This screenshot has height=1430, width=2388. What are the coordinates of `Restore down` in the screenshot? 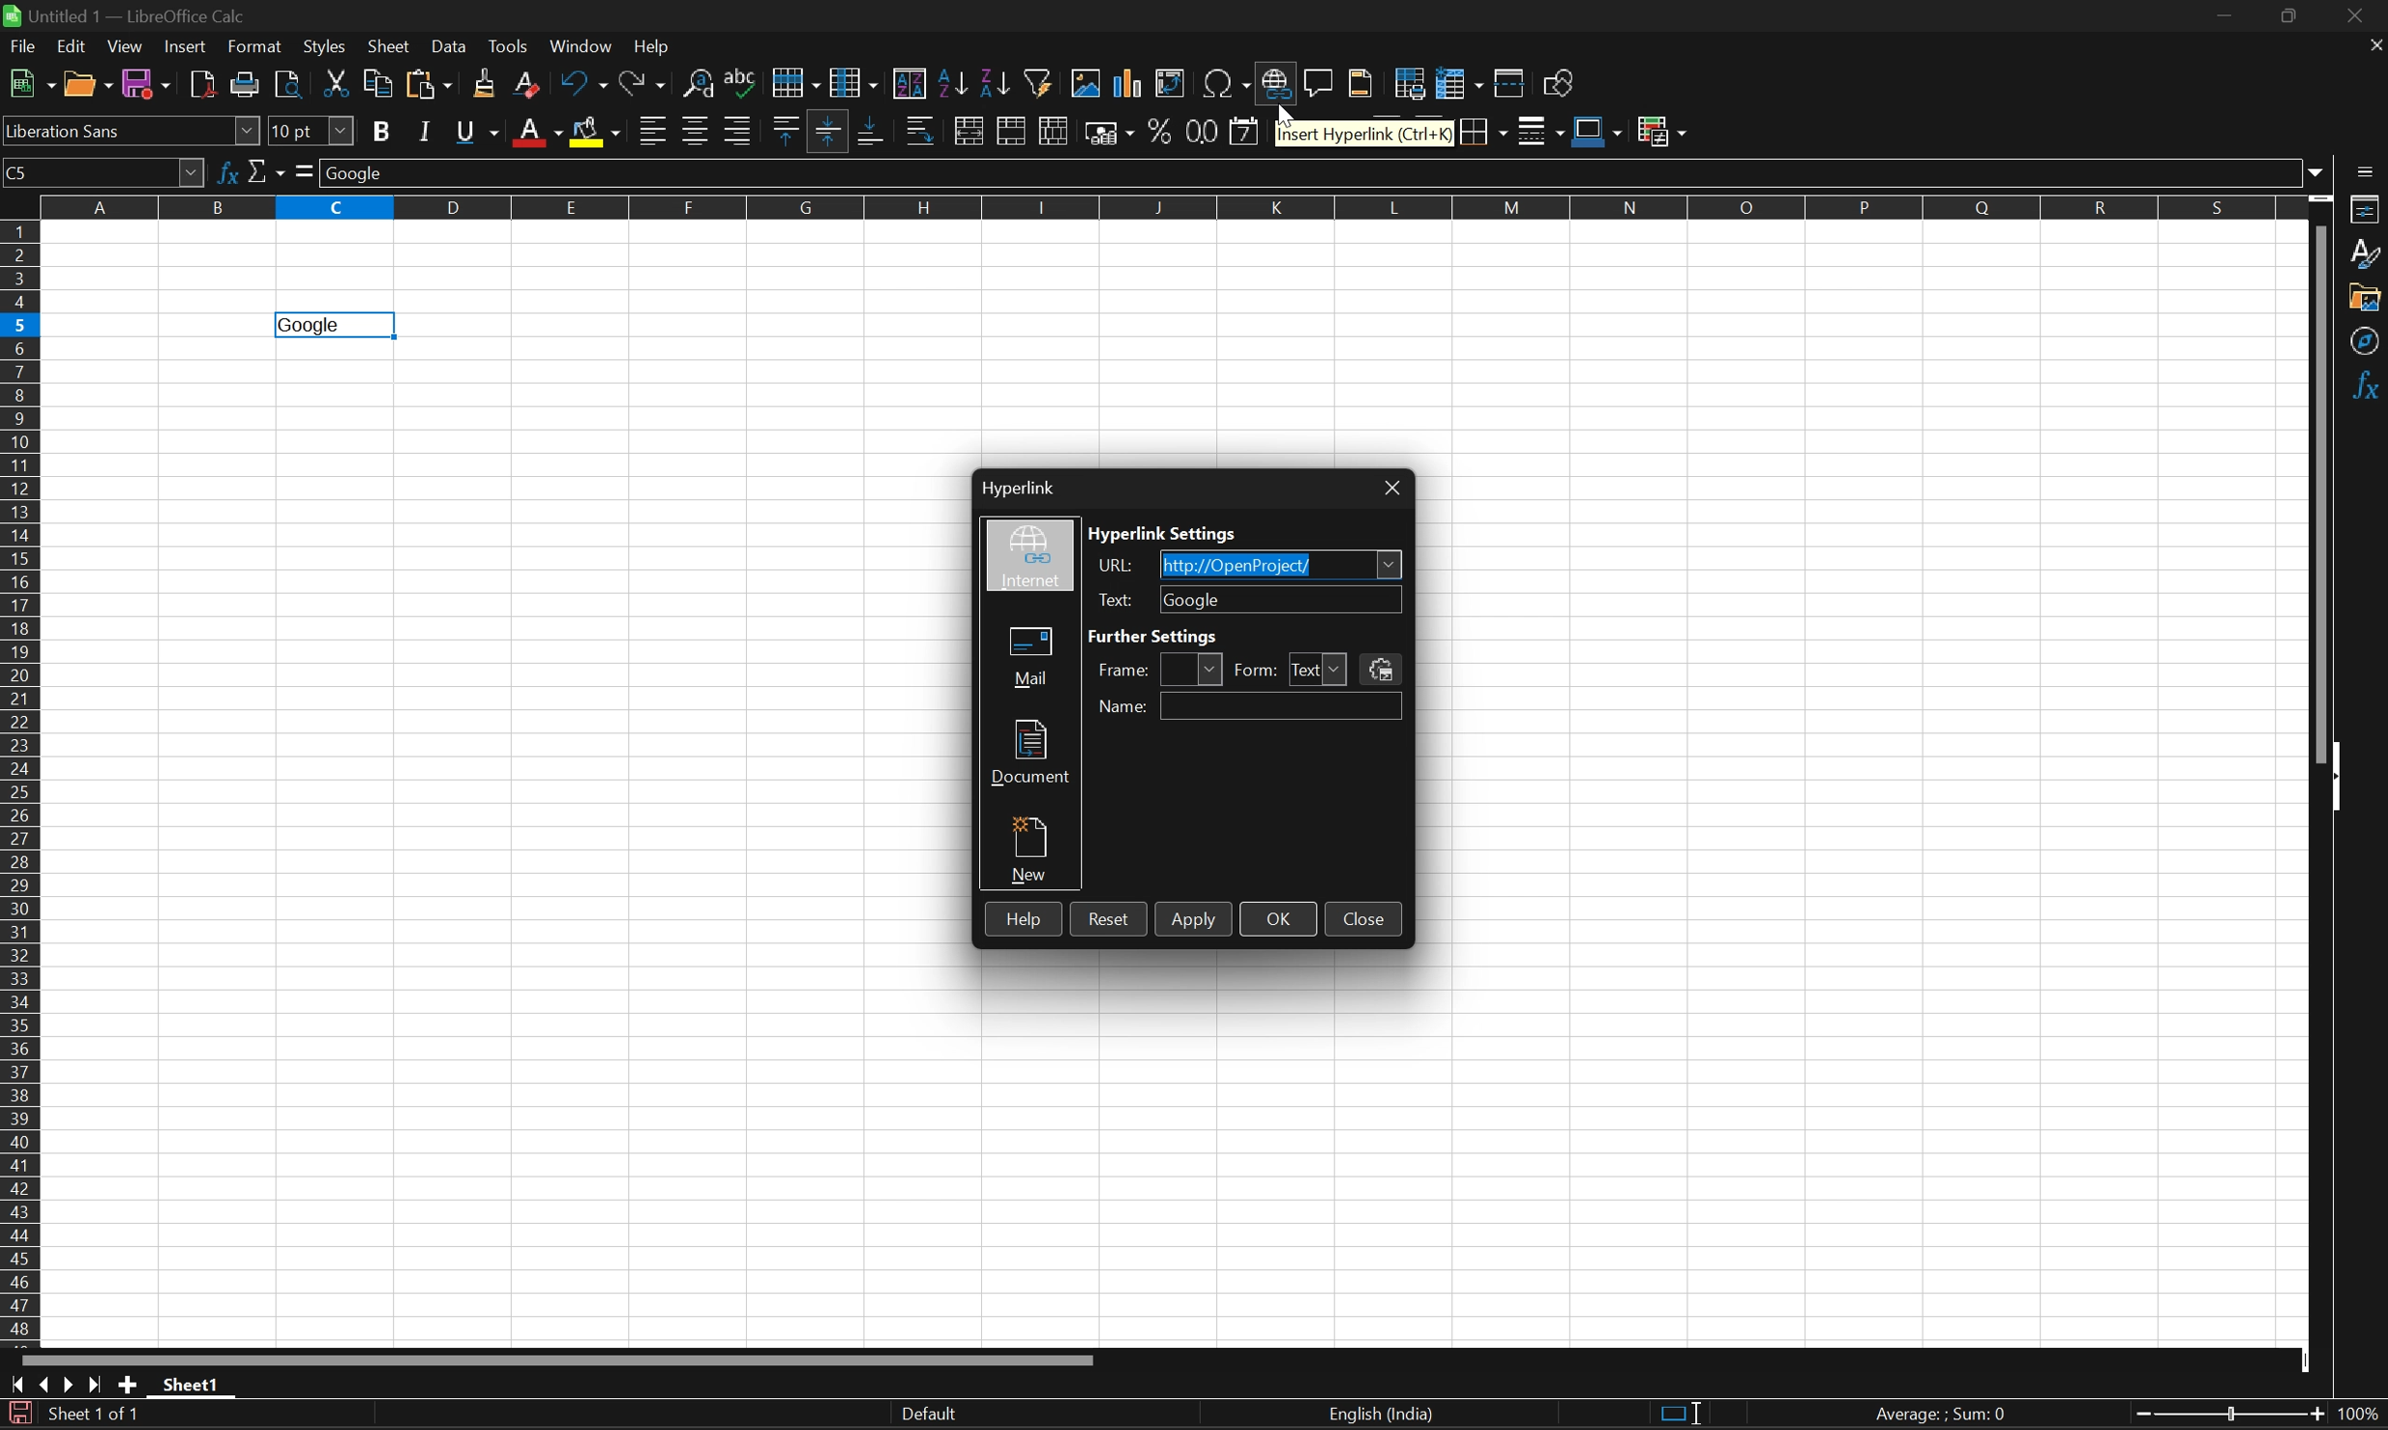 It's located at (2289, 18).